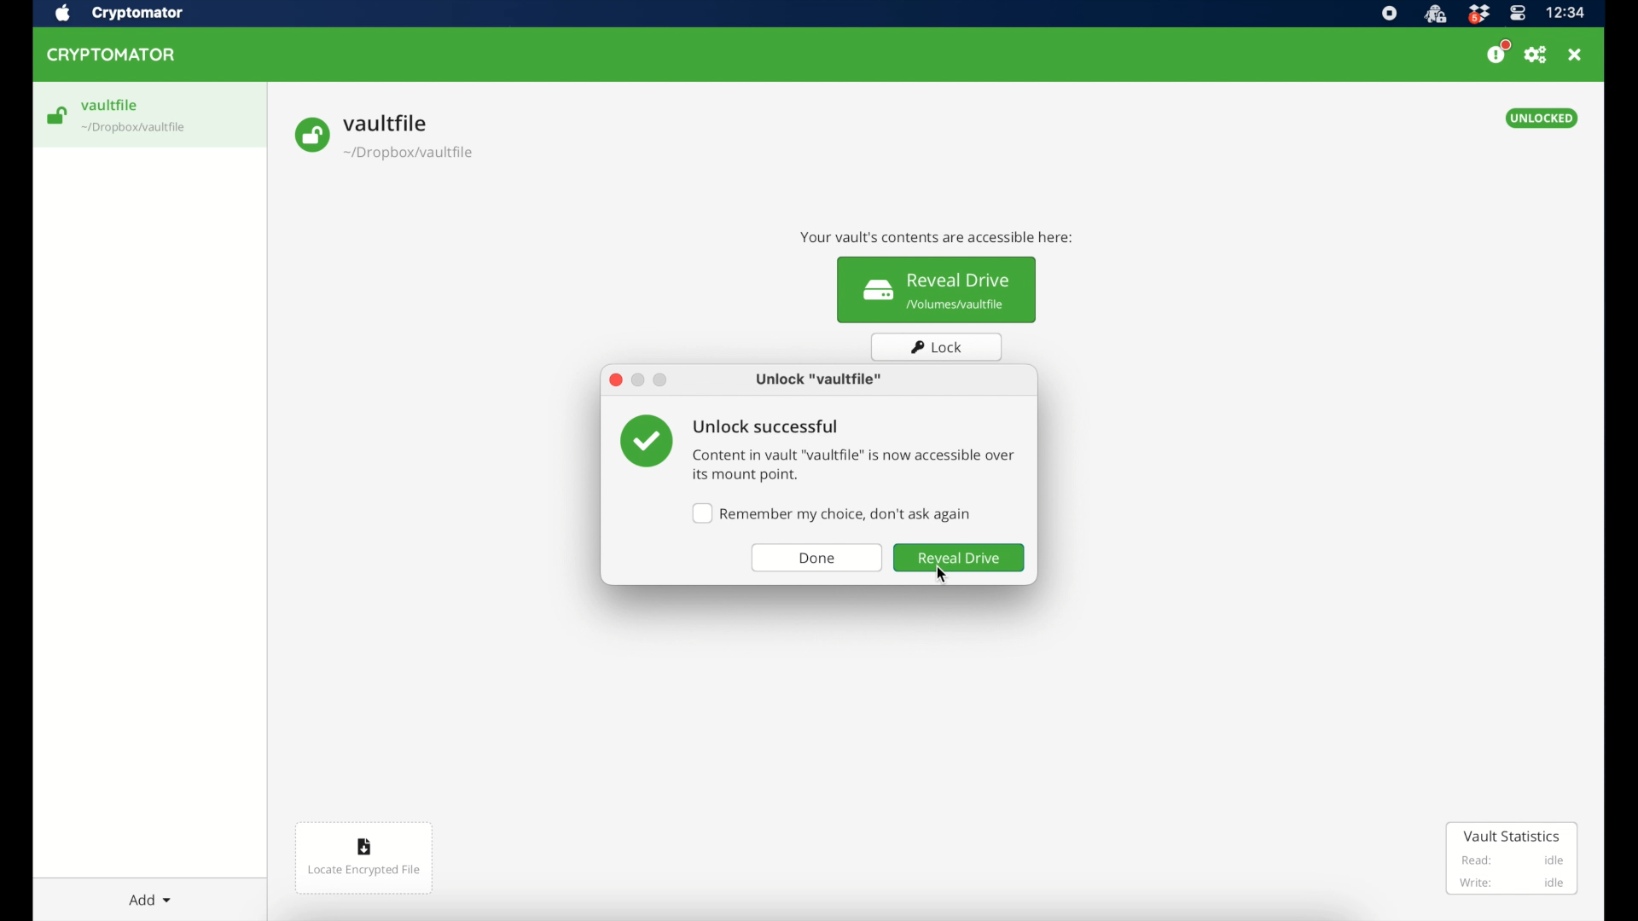 The height and width of the screenshot is (921, 1638). What do you see at coordinates (365, 857) in the screenshot?
I see `locate encrypted file` at bounding box center [365, 857].